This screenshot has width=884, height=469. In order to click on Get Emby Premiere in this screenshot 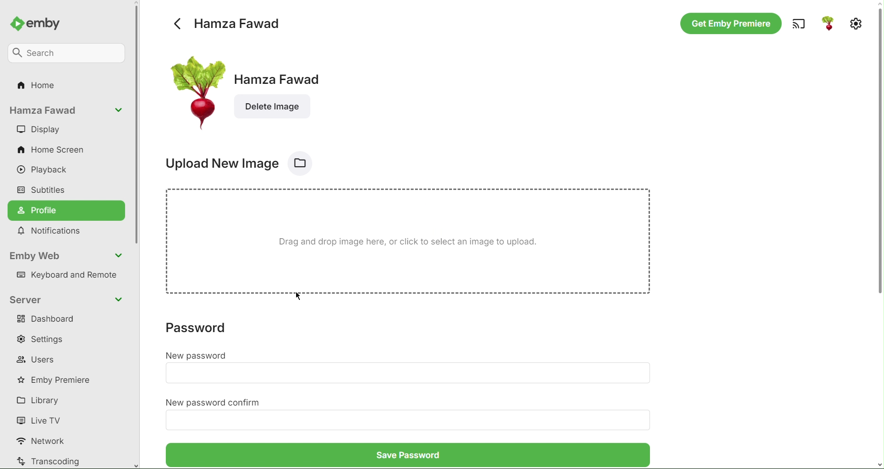, I will do `click(730, 24)`.